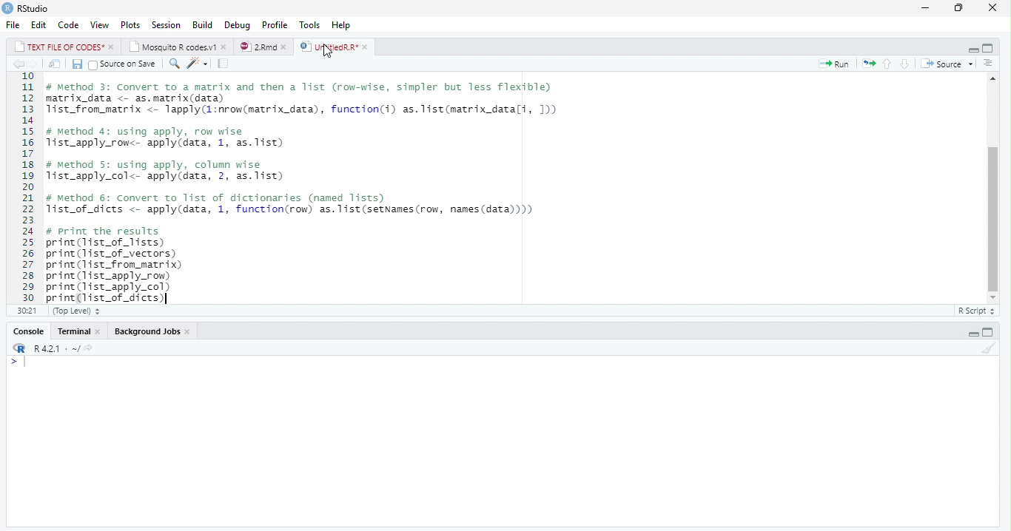 The height and width of the screenshot is (531, 1011). What do you see at coordinates (303, 87) in the screenshot?
I see `# Method 3: Convert to a matrix and then a 11st (row-wise, simpler but less Tlexible)` at bounding box center [303, 87].